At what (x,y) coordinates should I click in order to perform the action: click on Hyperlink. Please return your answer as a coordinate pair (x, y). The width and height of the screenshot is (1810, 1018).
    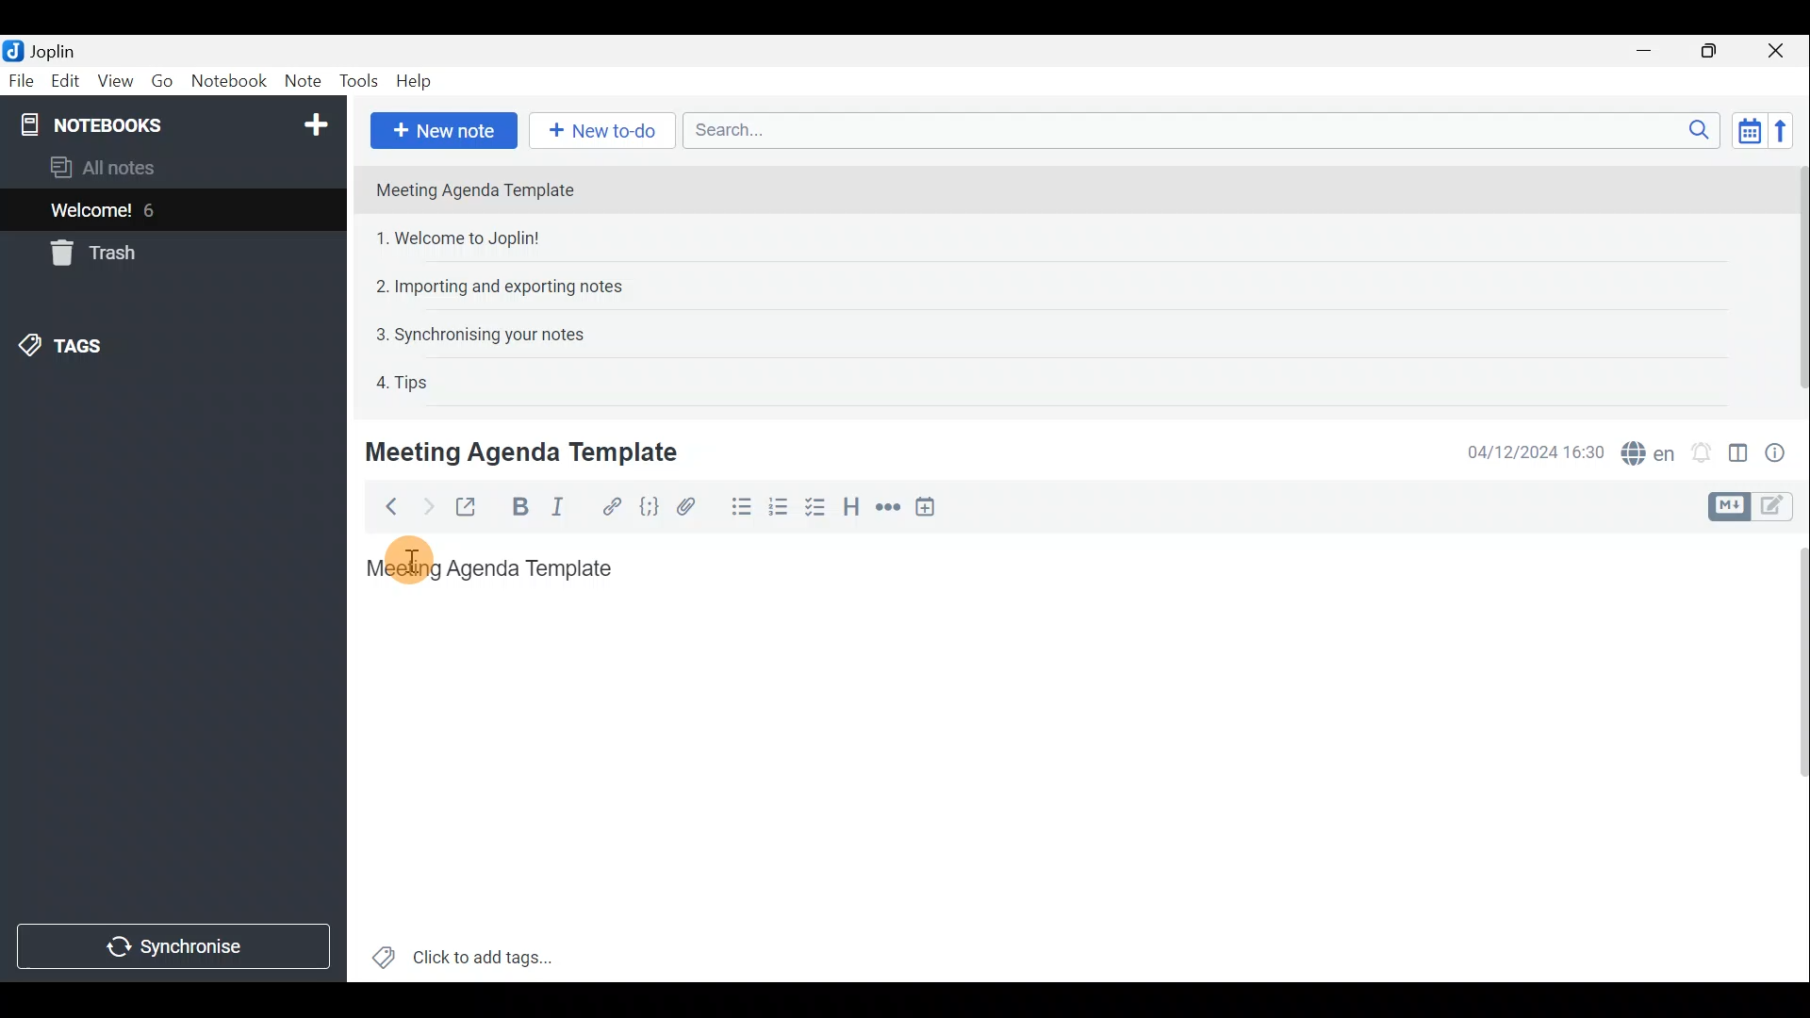
    Looking at the image, I should click on (612, 506).